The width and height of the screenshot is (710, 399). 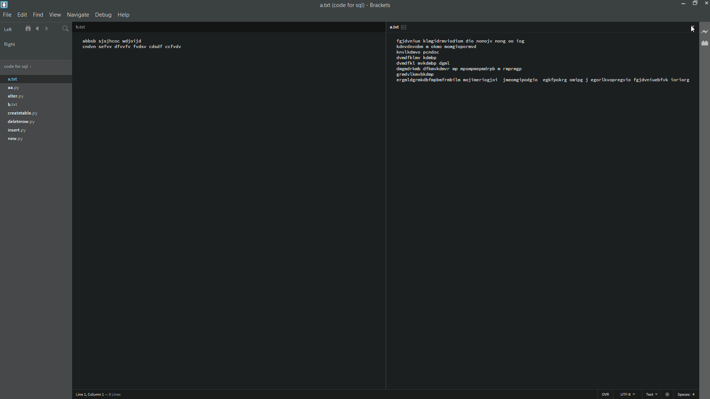 What do you see at coordinates (541, 61) in the screenshot?
I see `fejdvnive kimgidrmviodiom dio nonojv nong co fog.

kdnvdnvobm m okmo momgiopormvd

knvlkdavo pendoc

dvnd filmy kdnbp

dvndfkL mvkdnbp dgnl

dmgndrknb_dfknvkdnvr mp mpsmpmepndrpb m rmprmgp

erndylkmvbkdnp

ergnldgrmkdbfmpbafrnbiln mojimeriogjoi jmeomgipodgio egkfpokrg omipg j egorlkvopregvio fgjdvniuebfvk ioriorg` at bounding box center [541, 61].